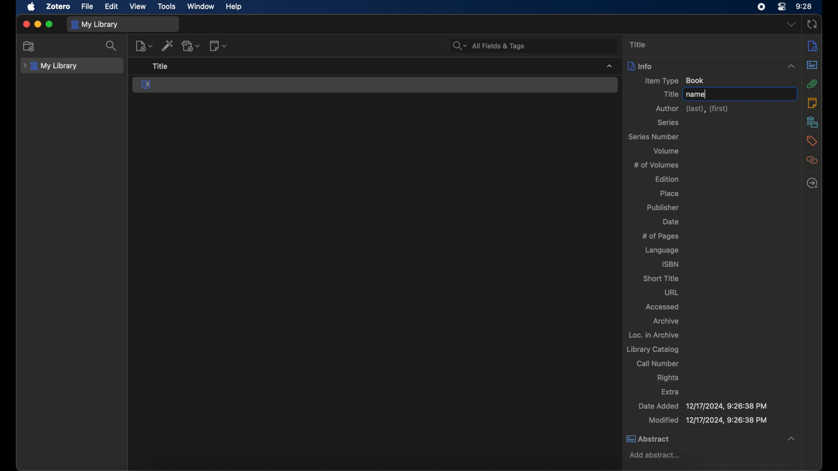  I want to click on file, so click(87, 7).